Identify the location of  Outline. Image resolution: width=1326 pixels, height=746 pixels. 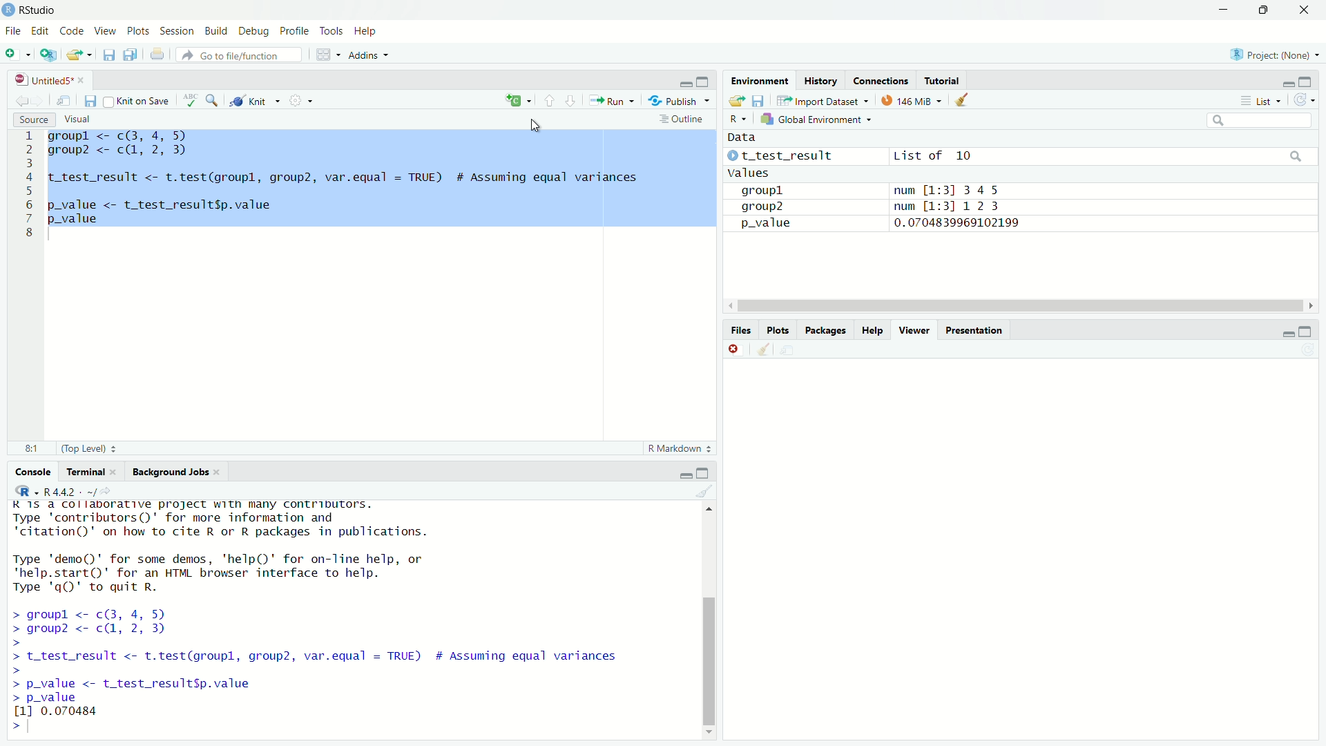
(680, 119).